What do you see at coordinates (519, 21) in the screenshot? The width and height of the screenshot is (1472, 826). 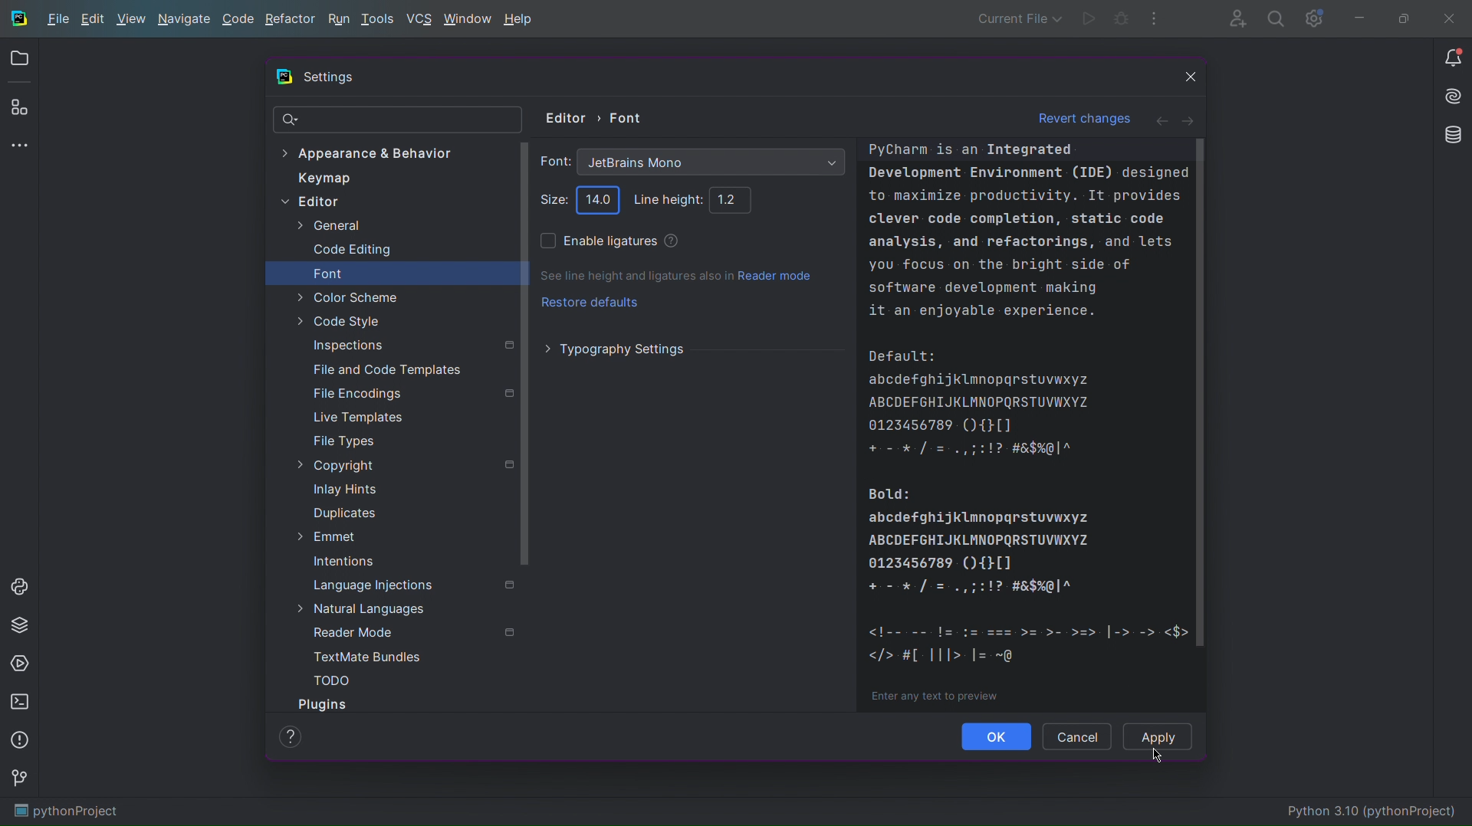 I see `Help` at bounding box center [519, 21].